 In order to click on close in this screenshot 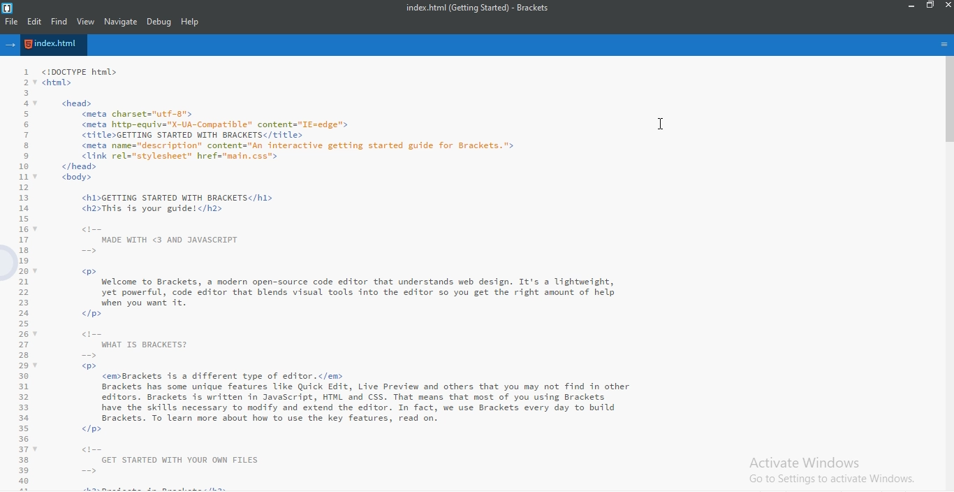, I will do `click(948, 5)`.